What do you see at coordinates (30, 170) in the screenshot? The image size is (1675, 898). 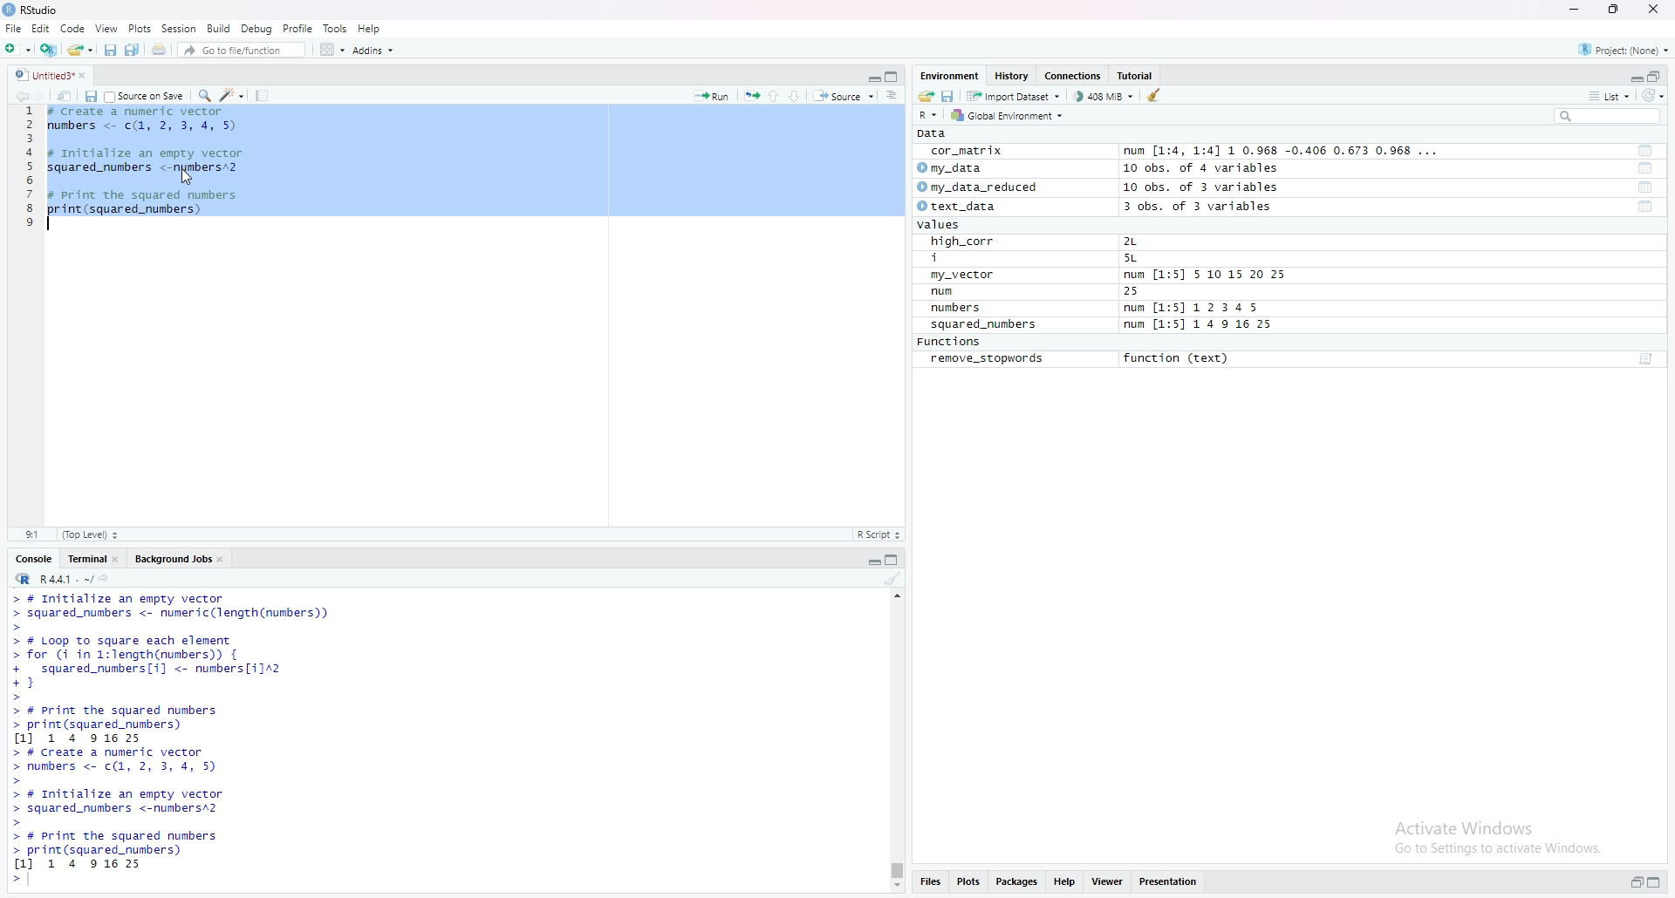 I see `line number` at bounding box center [30, 170].